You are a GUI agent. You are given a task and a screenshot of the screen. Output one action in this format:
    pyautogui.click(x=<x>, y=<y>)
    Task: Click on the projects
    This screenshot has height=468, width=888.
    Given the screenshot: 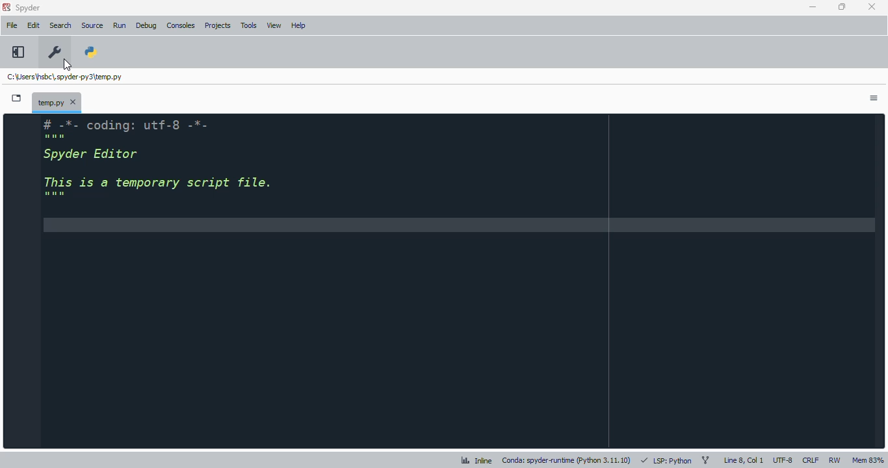 What is the action you would take?
    pyautogui.click(x=218, y=25)
    